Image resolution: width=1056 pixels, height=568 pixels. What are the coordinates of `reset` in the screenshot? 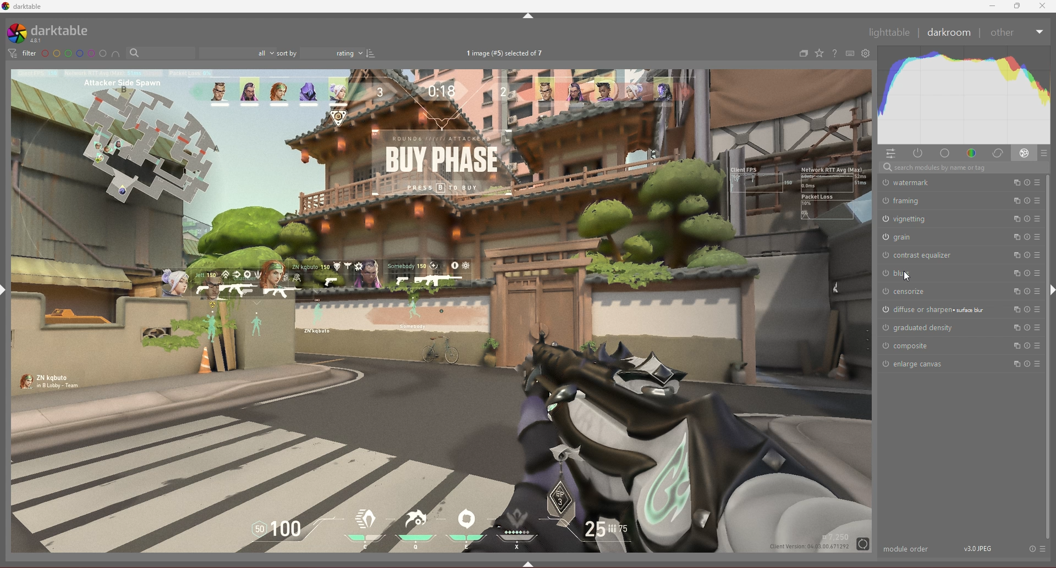 It's located at (1027, 327).